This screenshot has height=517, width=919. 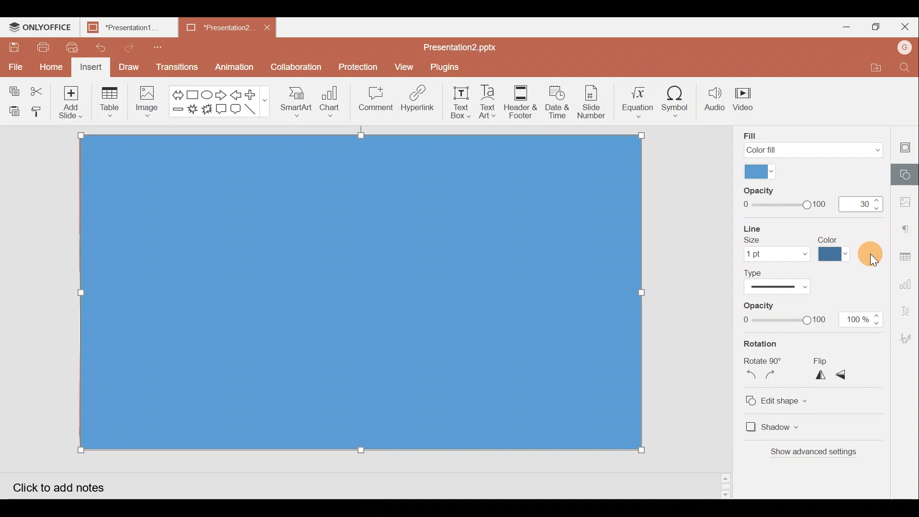 What do you see at coordinates (236, 94) in the screenshot?
I see `Left arrow` at bounding box center [236, 94].